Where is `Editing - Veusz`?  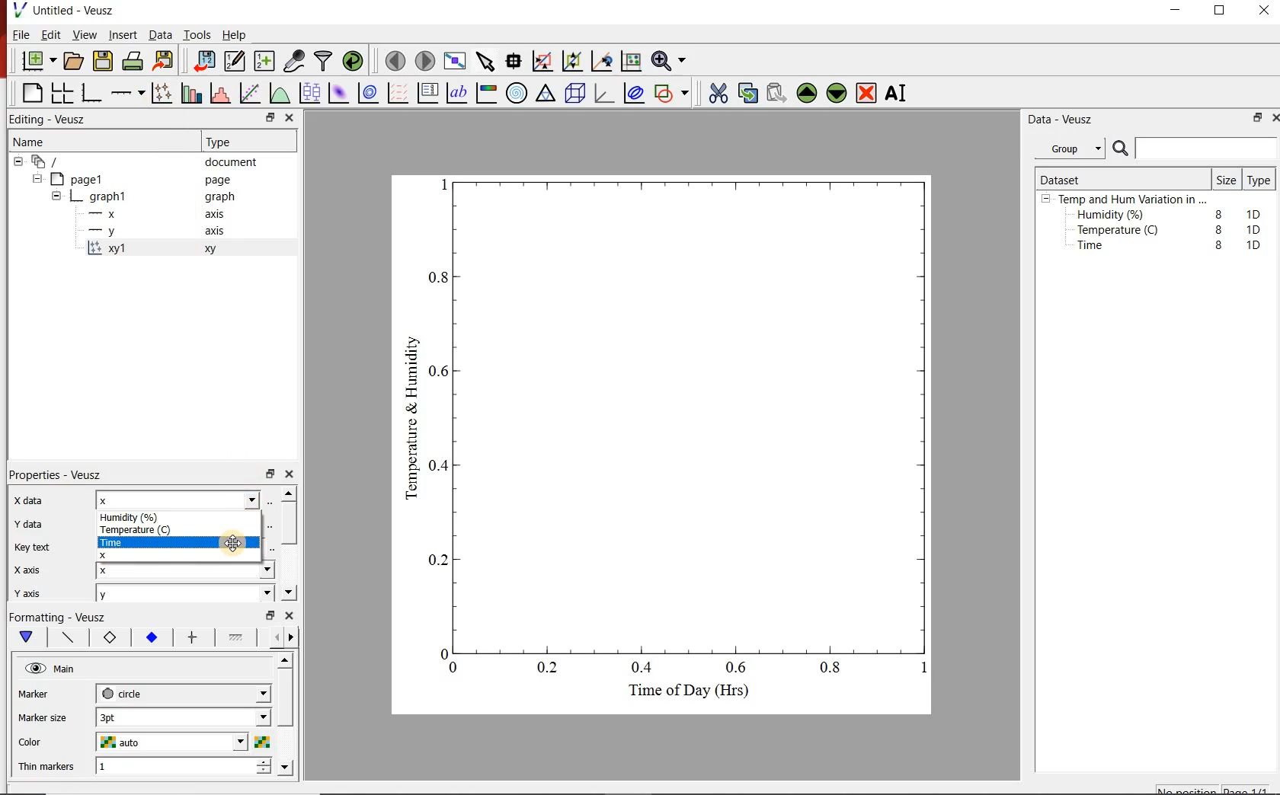 Editing - Veusz is located at coordinates (53, 119).